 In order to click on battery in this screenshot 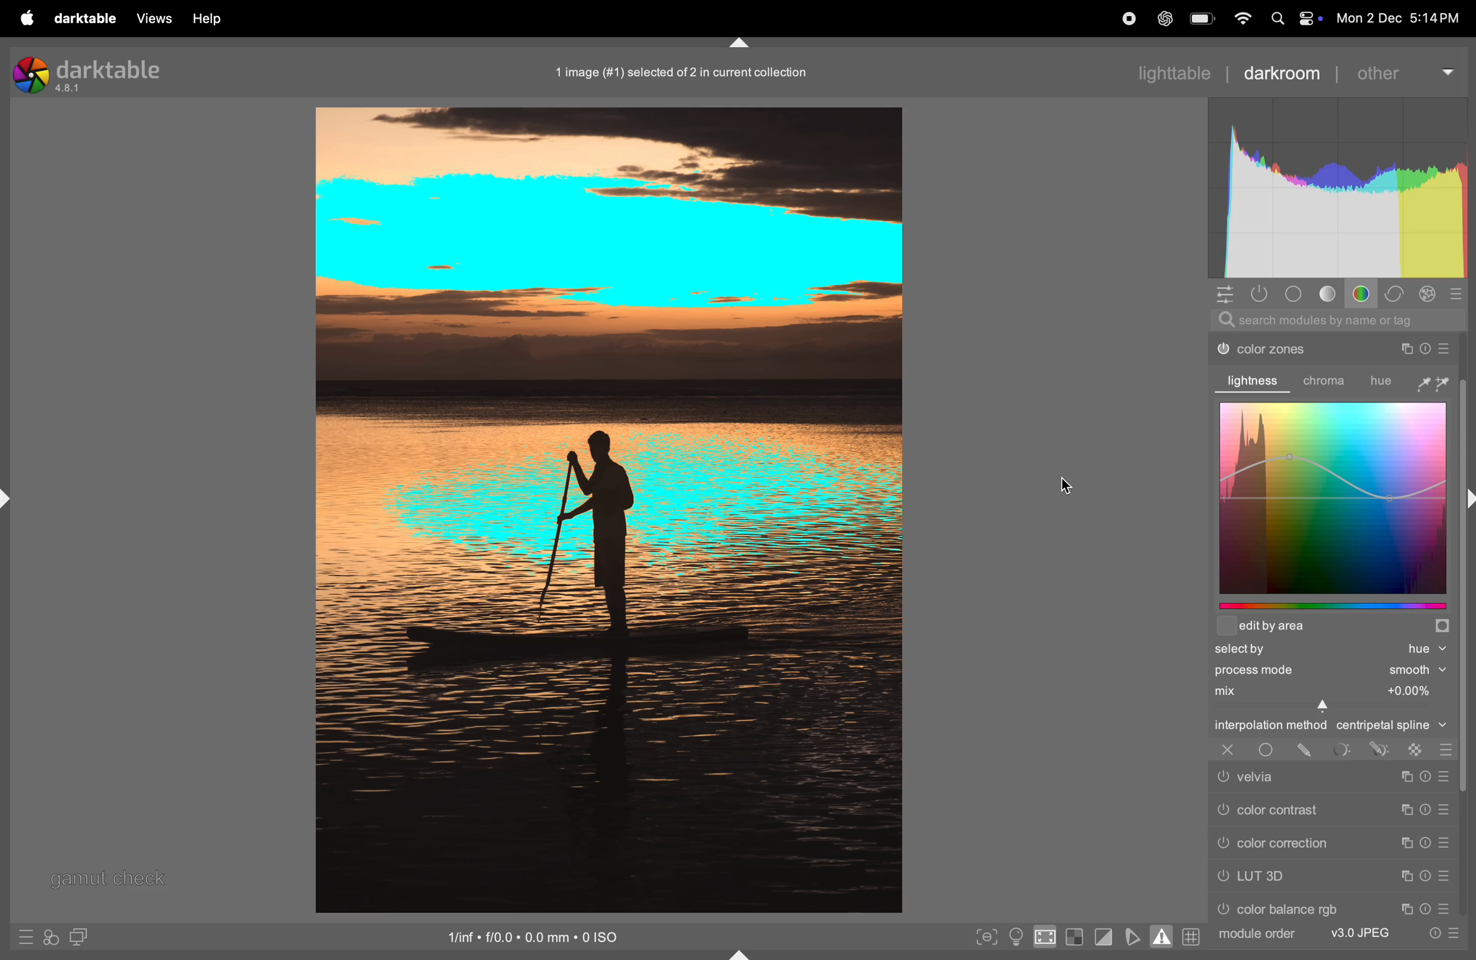, I will do `click(1203, 17)`.